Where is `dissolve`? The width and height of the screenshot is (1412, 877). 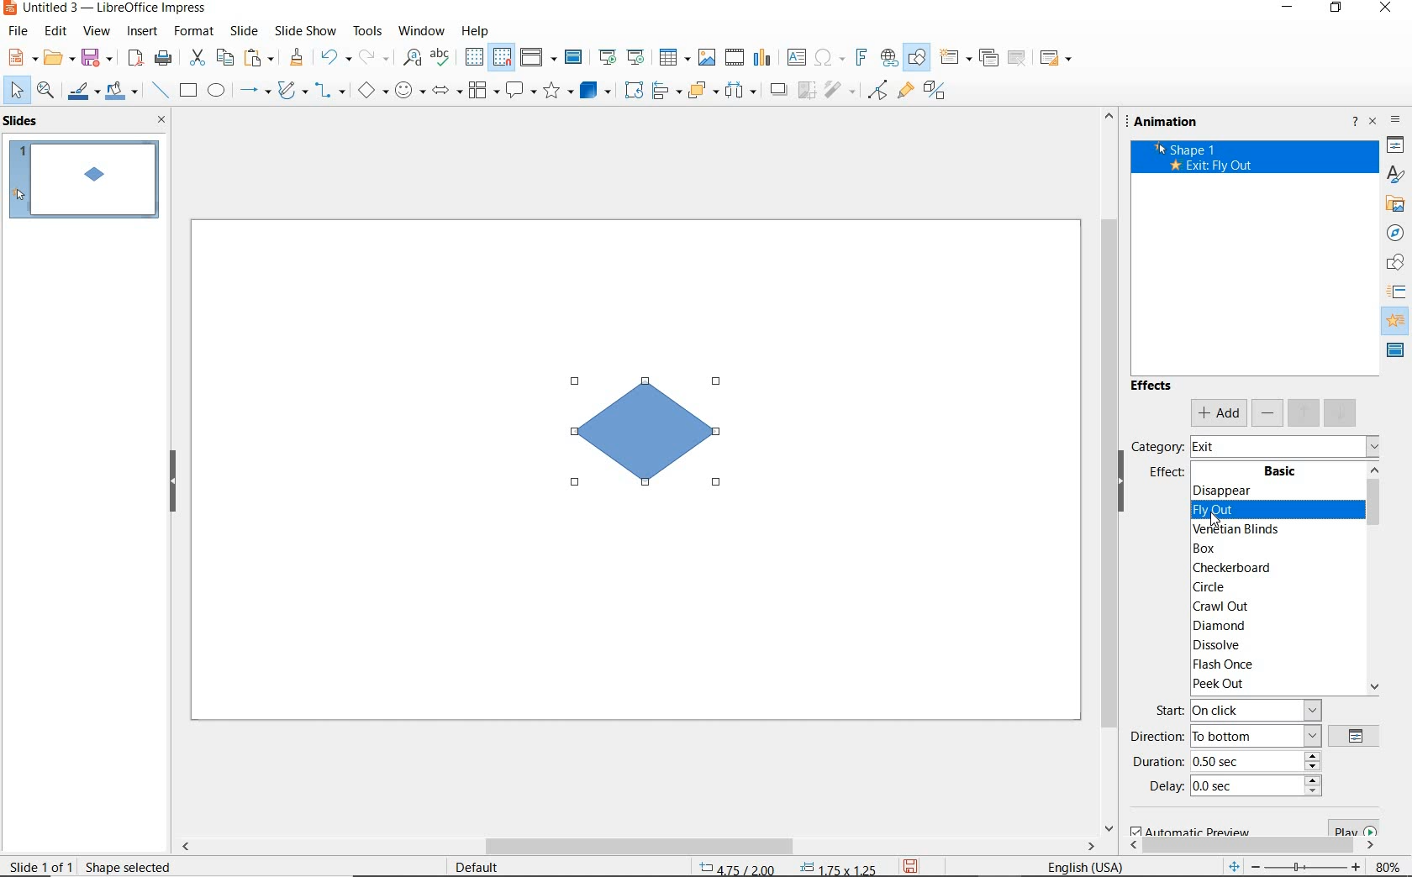
dissolve is located at coordinates (1274, 645).